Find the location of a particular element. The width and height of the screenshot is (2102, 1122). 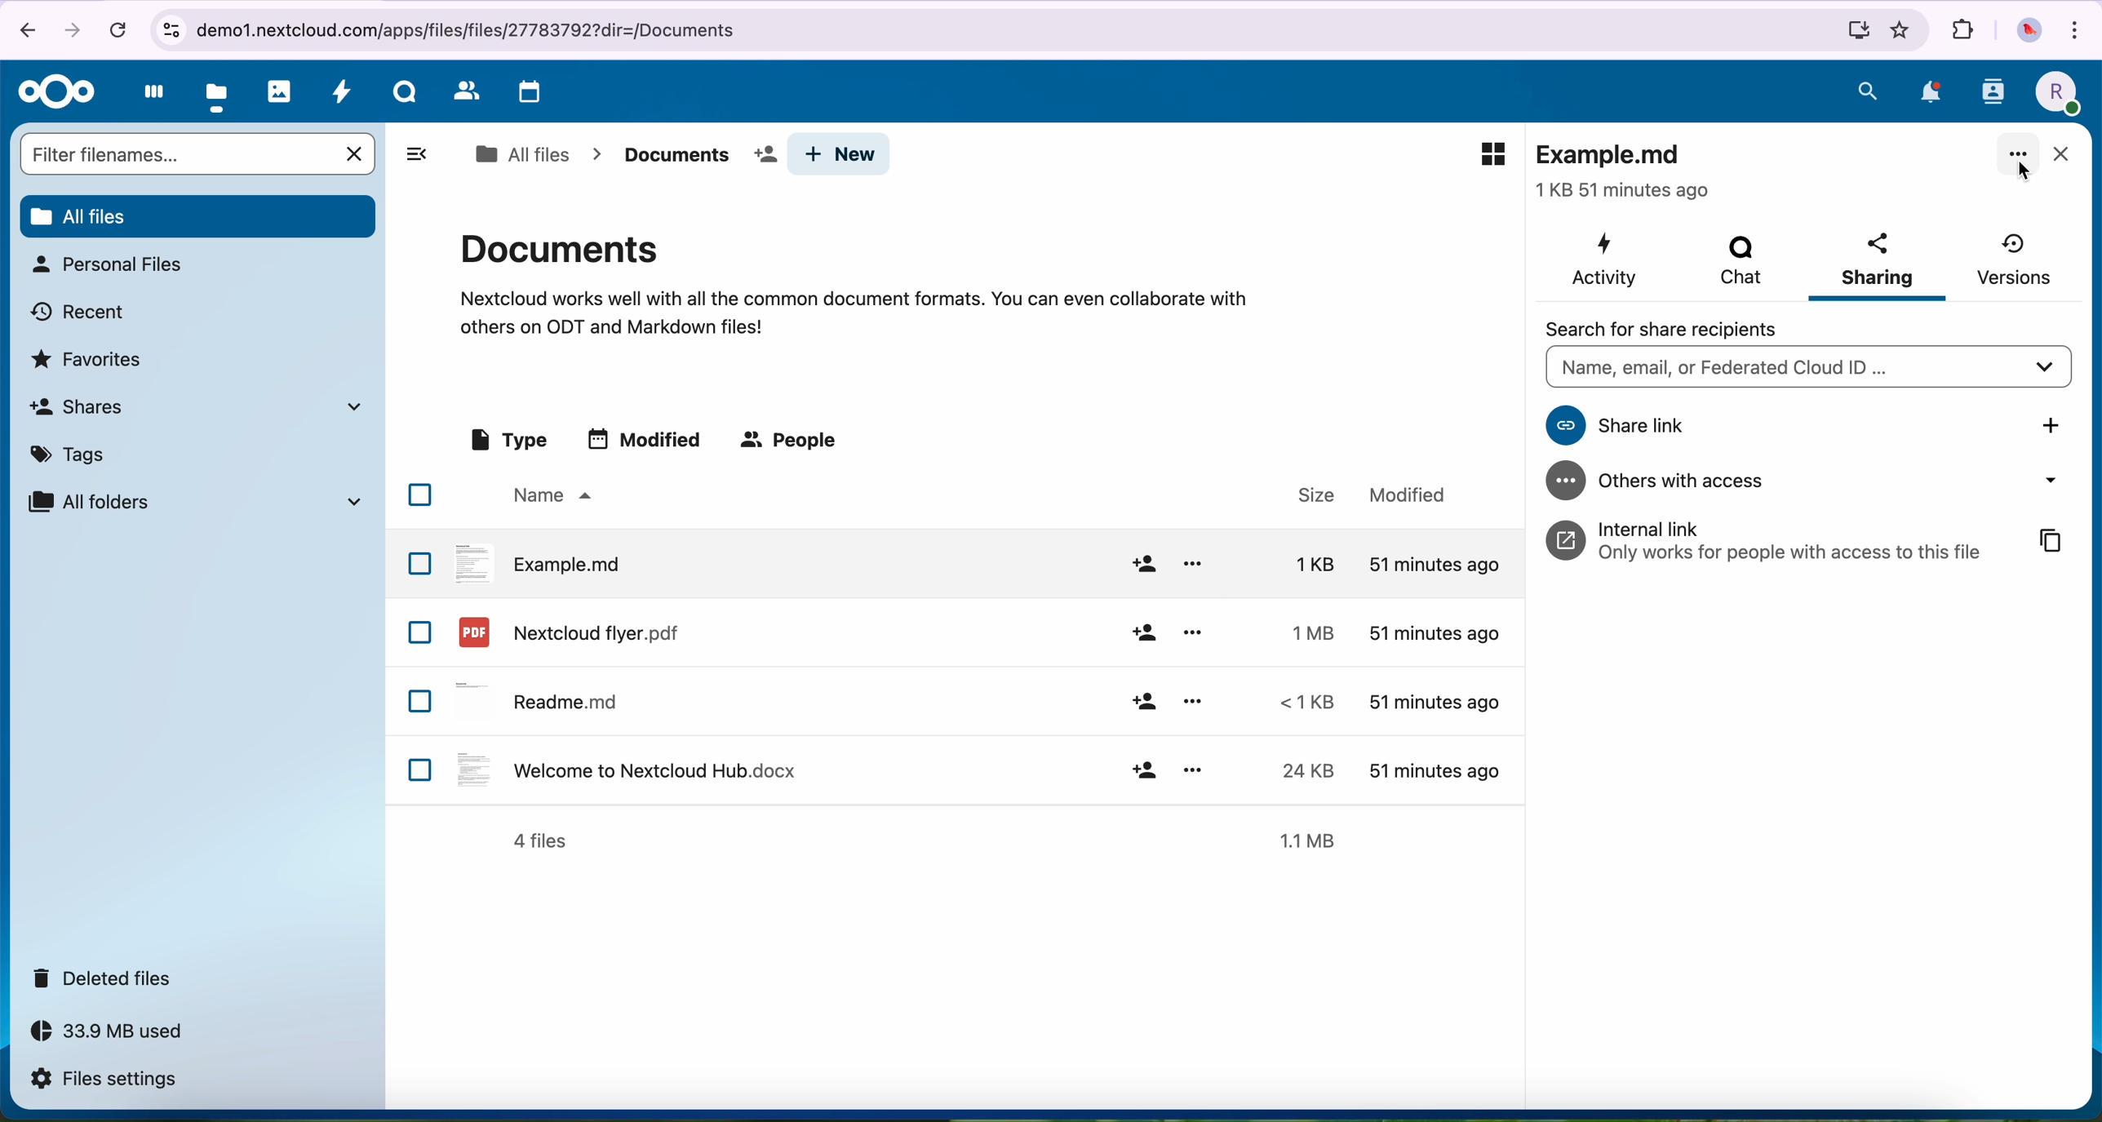

modified is located at coordinates (1435, 704).